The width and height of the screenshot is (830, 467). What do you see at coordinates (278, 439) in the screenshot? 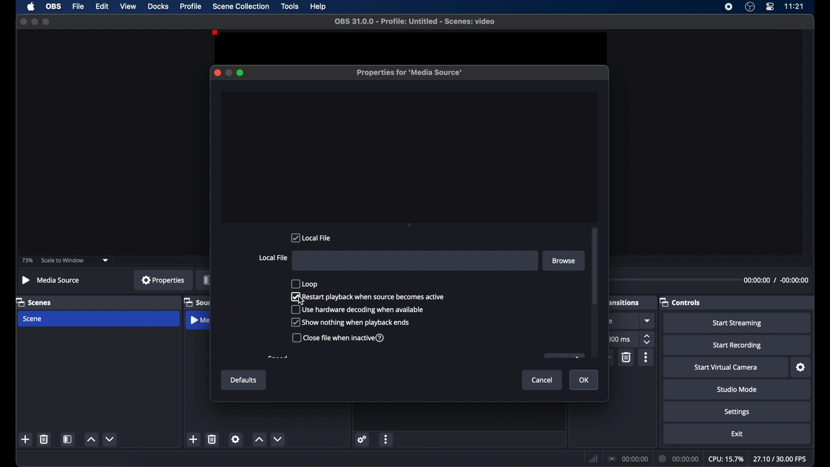
I see `dropdown` at bounding box center [278, 439].